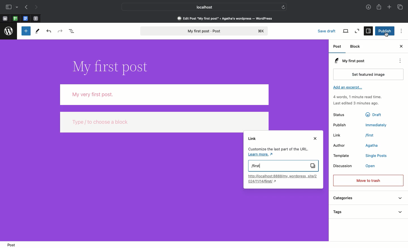 The width and height of the screenshot is (408, 248). What do you see at coordinates (379, 7) in the screenshot?
I see `Share` at bounding box center [379, 7].